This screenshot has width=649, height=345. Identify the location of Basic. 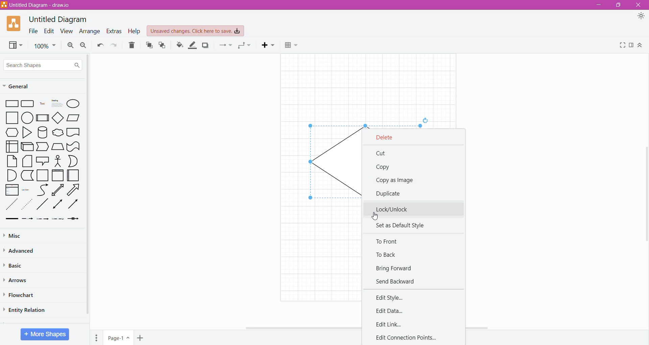
(17, 265).